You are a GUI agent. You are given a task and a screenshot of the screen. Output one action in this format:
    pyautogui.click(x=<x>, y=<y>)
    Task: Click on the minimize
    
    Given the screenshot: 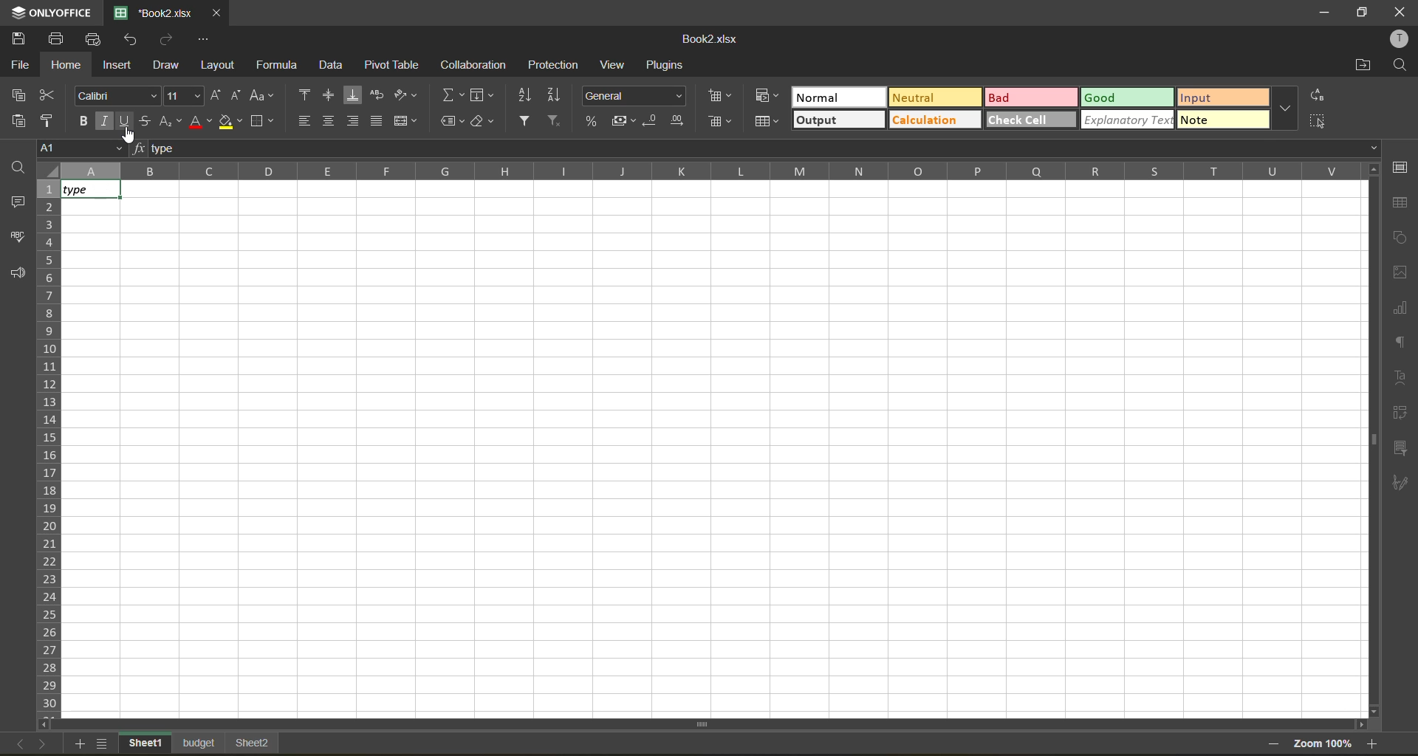 What is the action you would take?
    pyautogui.click(x=1318, y=11)
    